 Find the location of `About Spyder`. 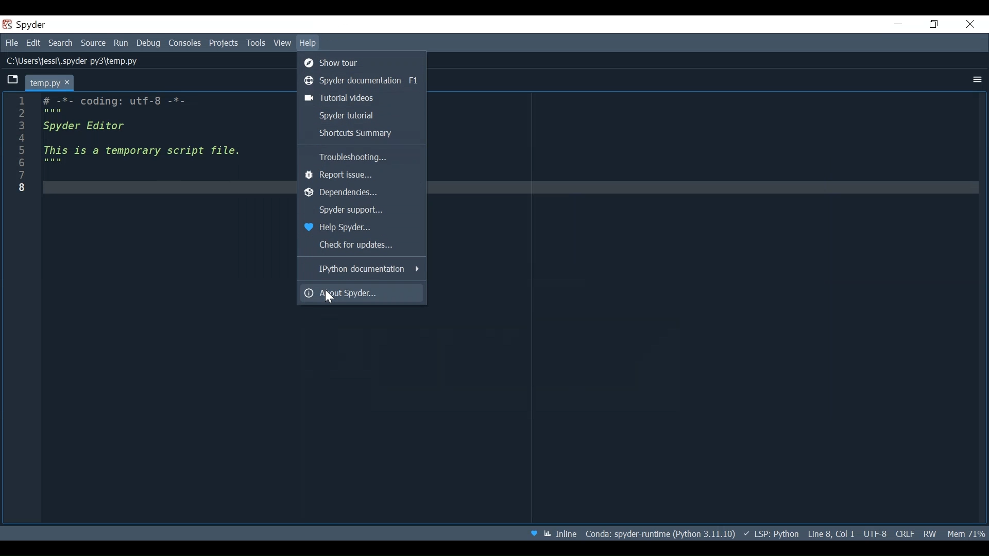

About Spyder is located at coordinates (362, 293).